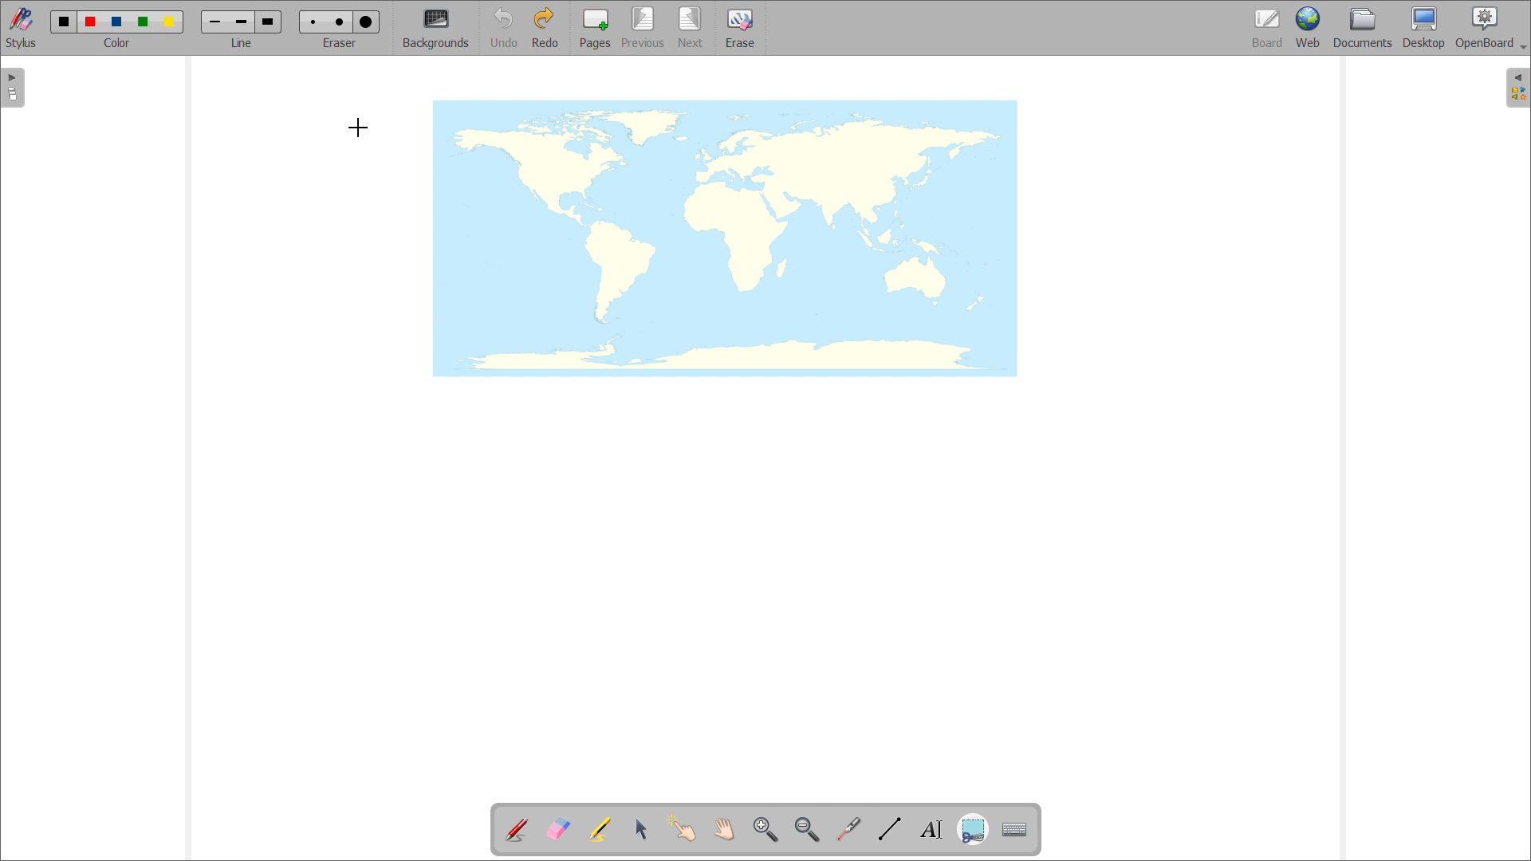  Describe the element at coordinates (890, 829) in the screenshot. I see `draw lines` at that location.